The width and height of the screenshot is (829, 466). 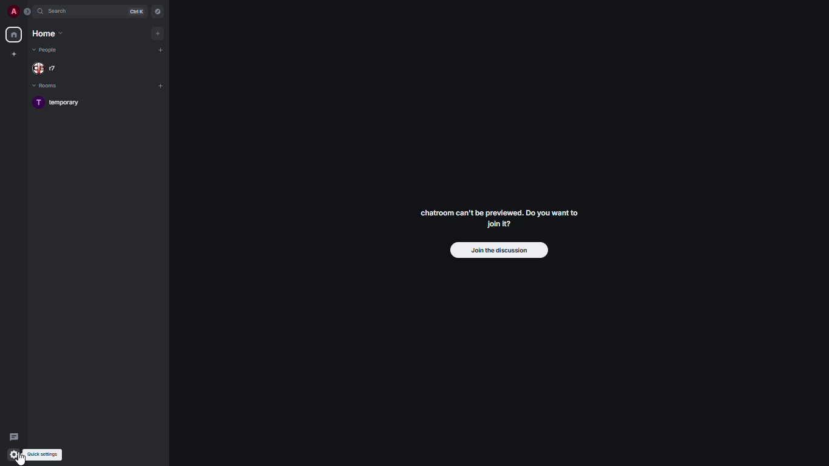 I want to click on home, so click(x=15, y=34).